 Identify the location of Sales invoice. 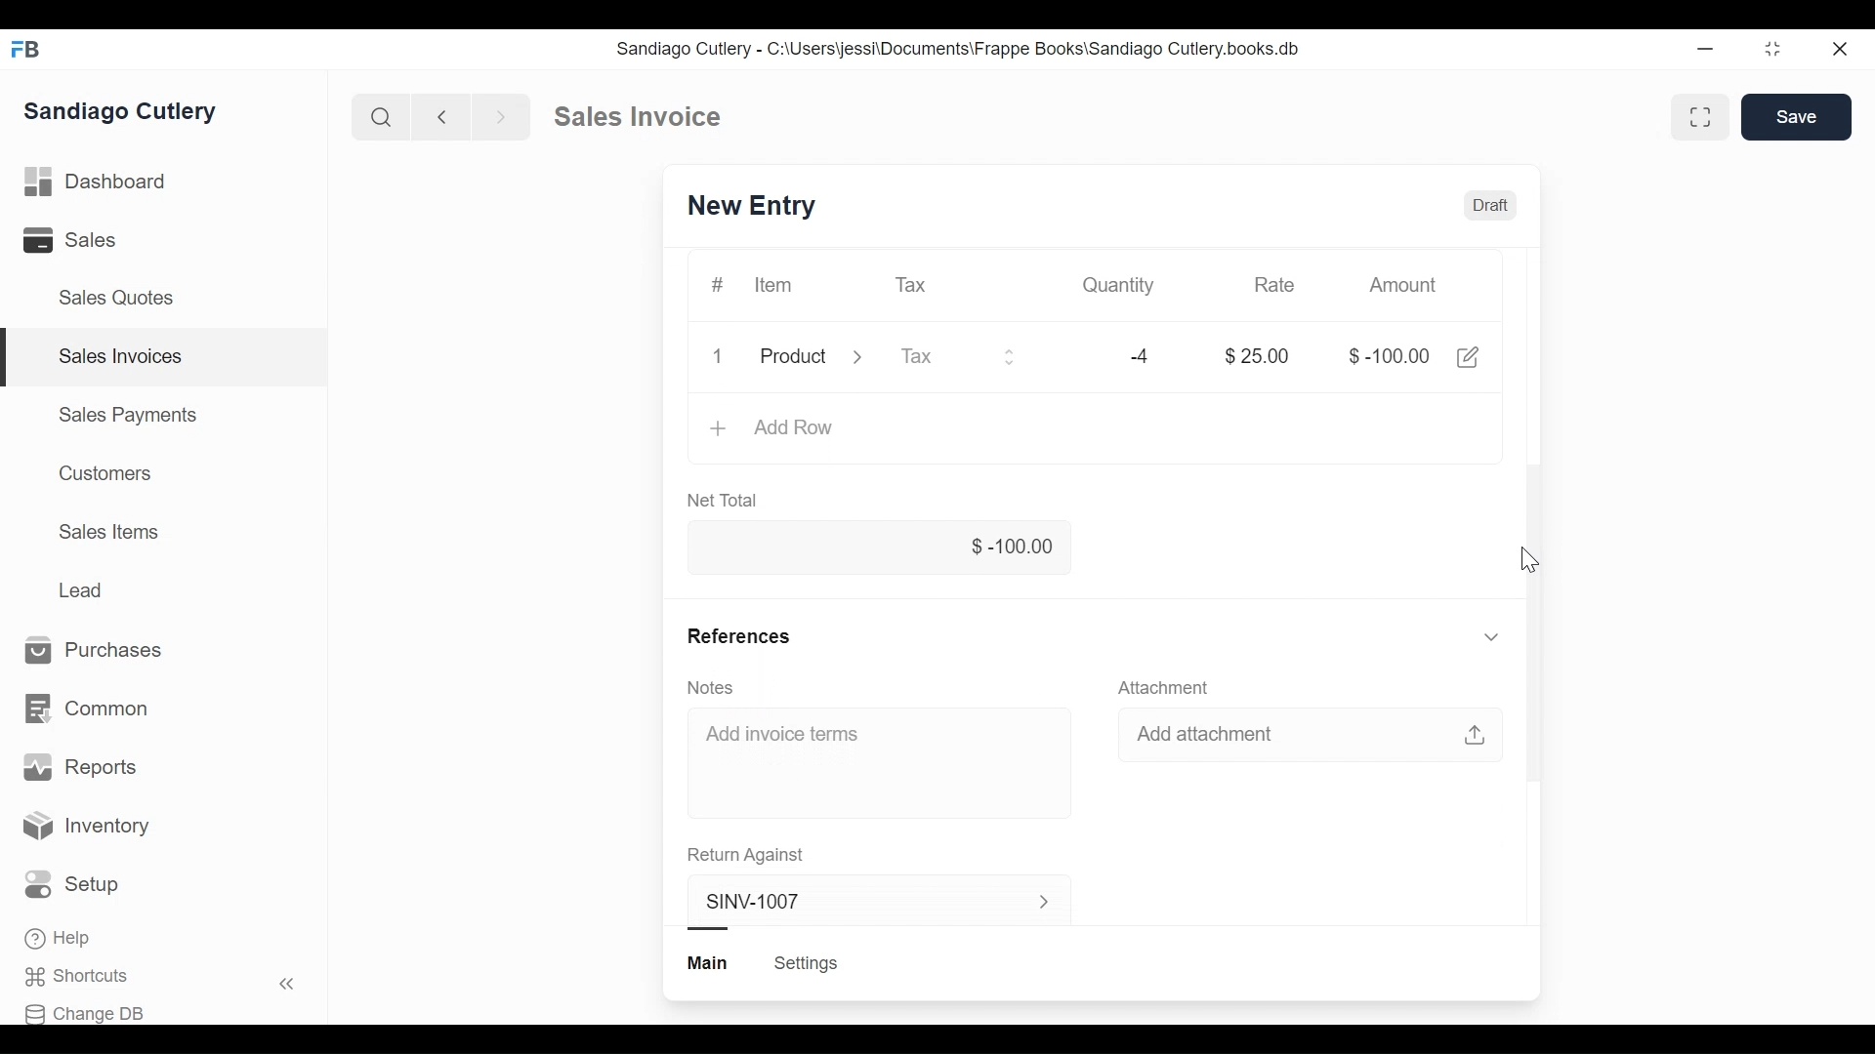
(637, 117).